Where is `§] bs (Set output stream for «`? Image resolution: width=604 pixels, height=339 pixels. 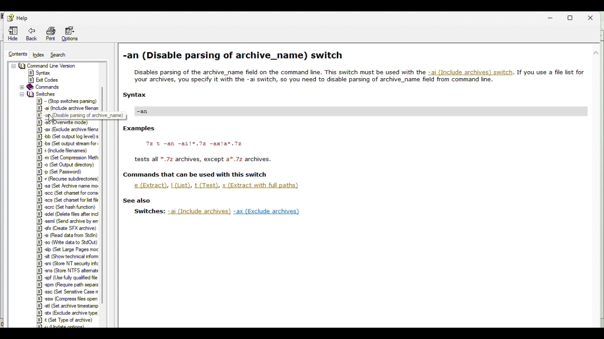
§] bs (Set output stream for « is located at coordinates (67, 143).